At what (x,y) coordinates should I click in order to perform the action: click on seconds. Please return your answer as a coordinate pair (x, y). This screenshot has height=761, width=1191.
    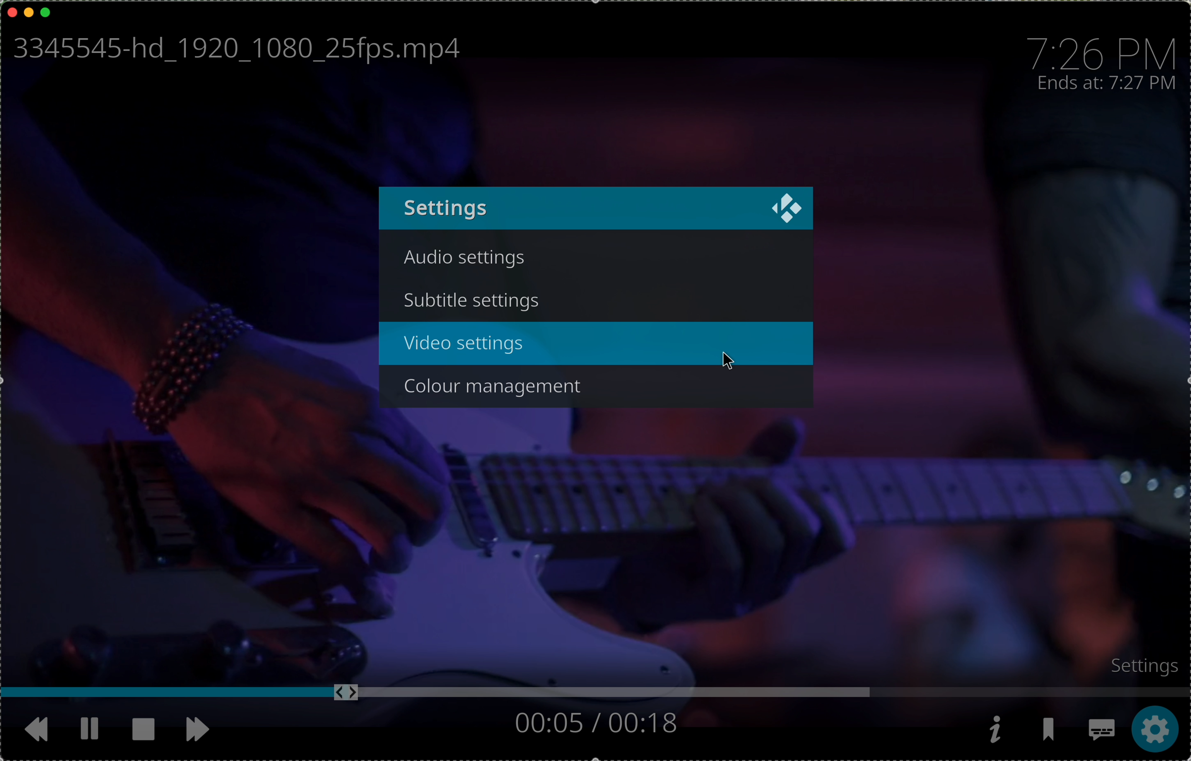
    Looking at the image, I should click on (595, 721).